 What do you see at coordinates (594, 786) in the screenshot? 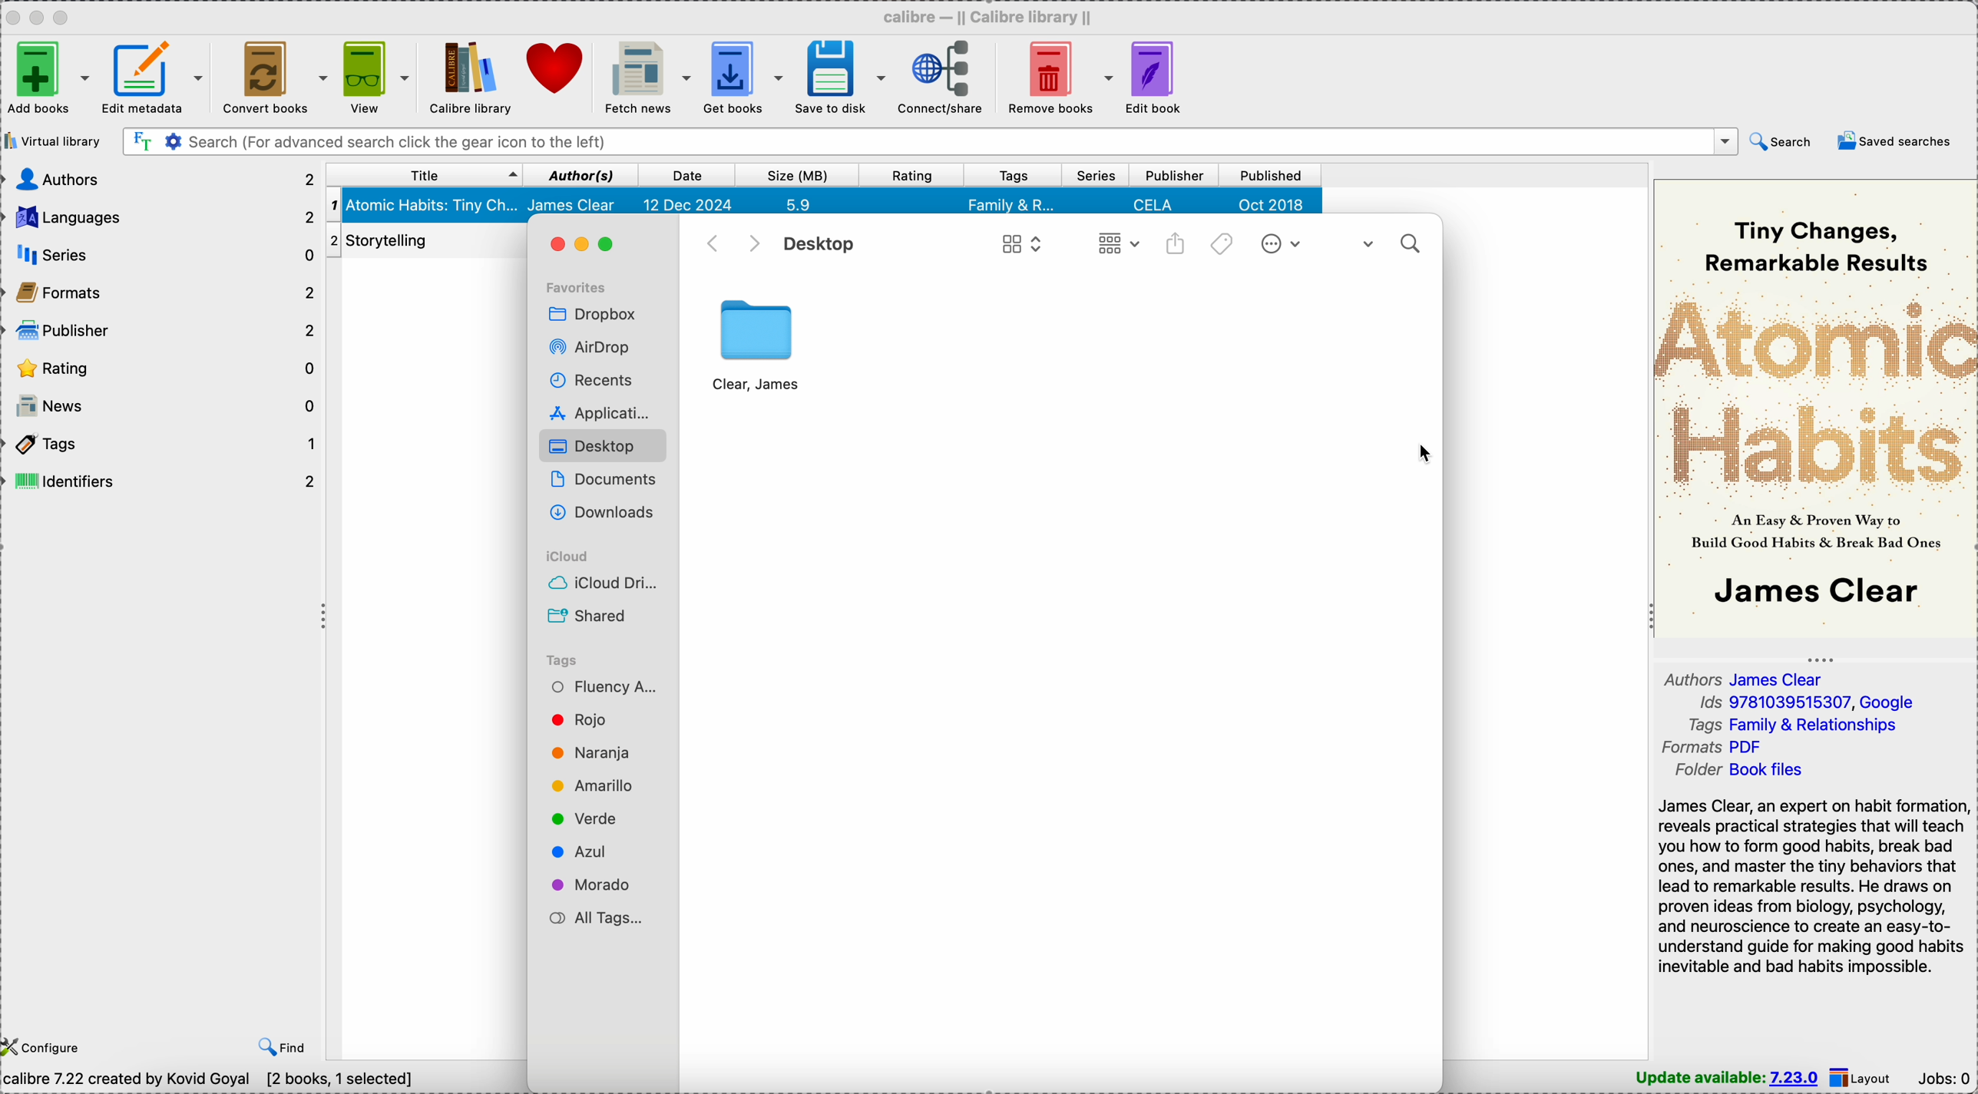
I see `Yellow tag` at bounding box center [594, 786].